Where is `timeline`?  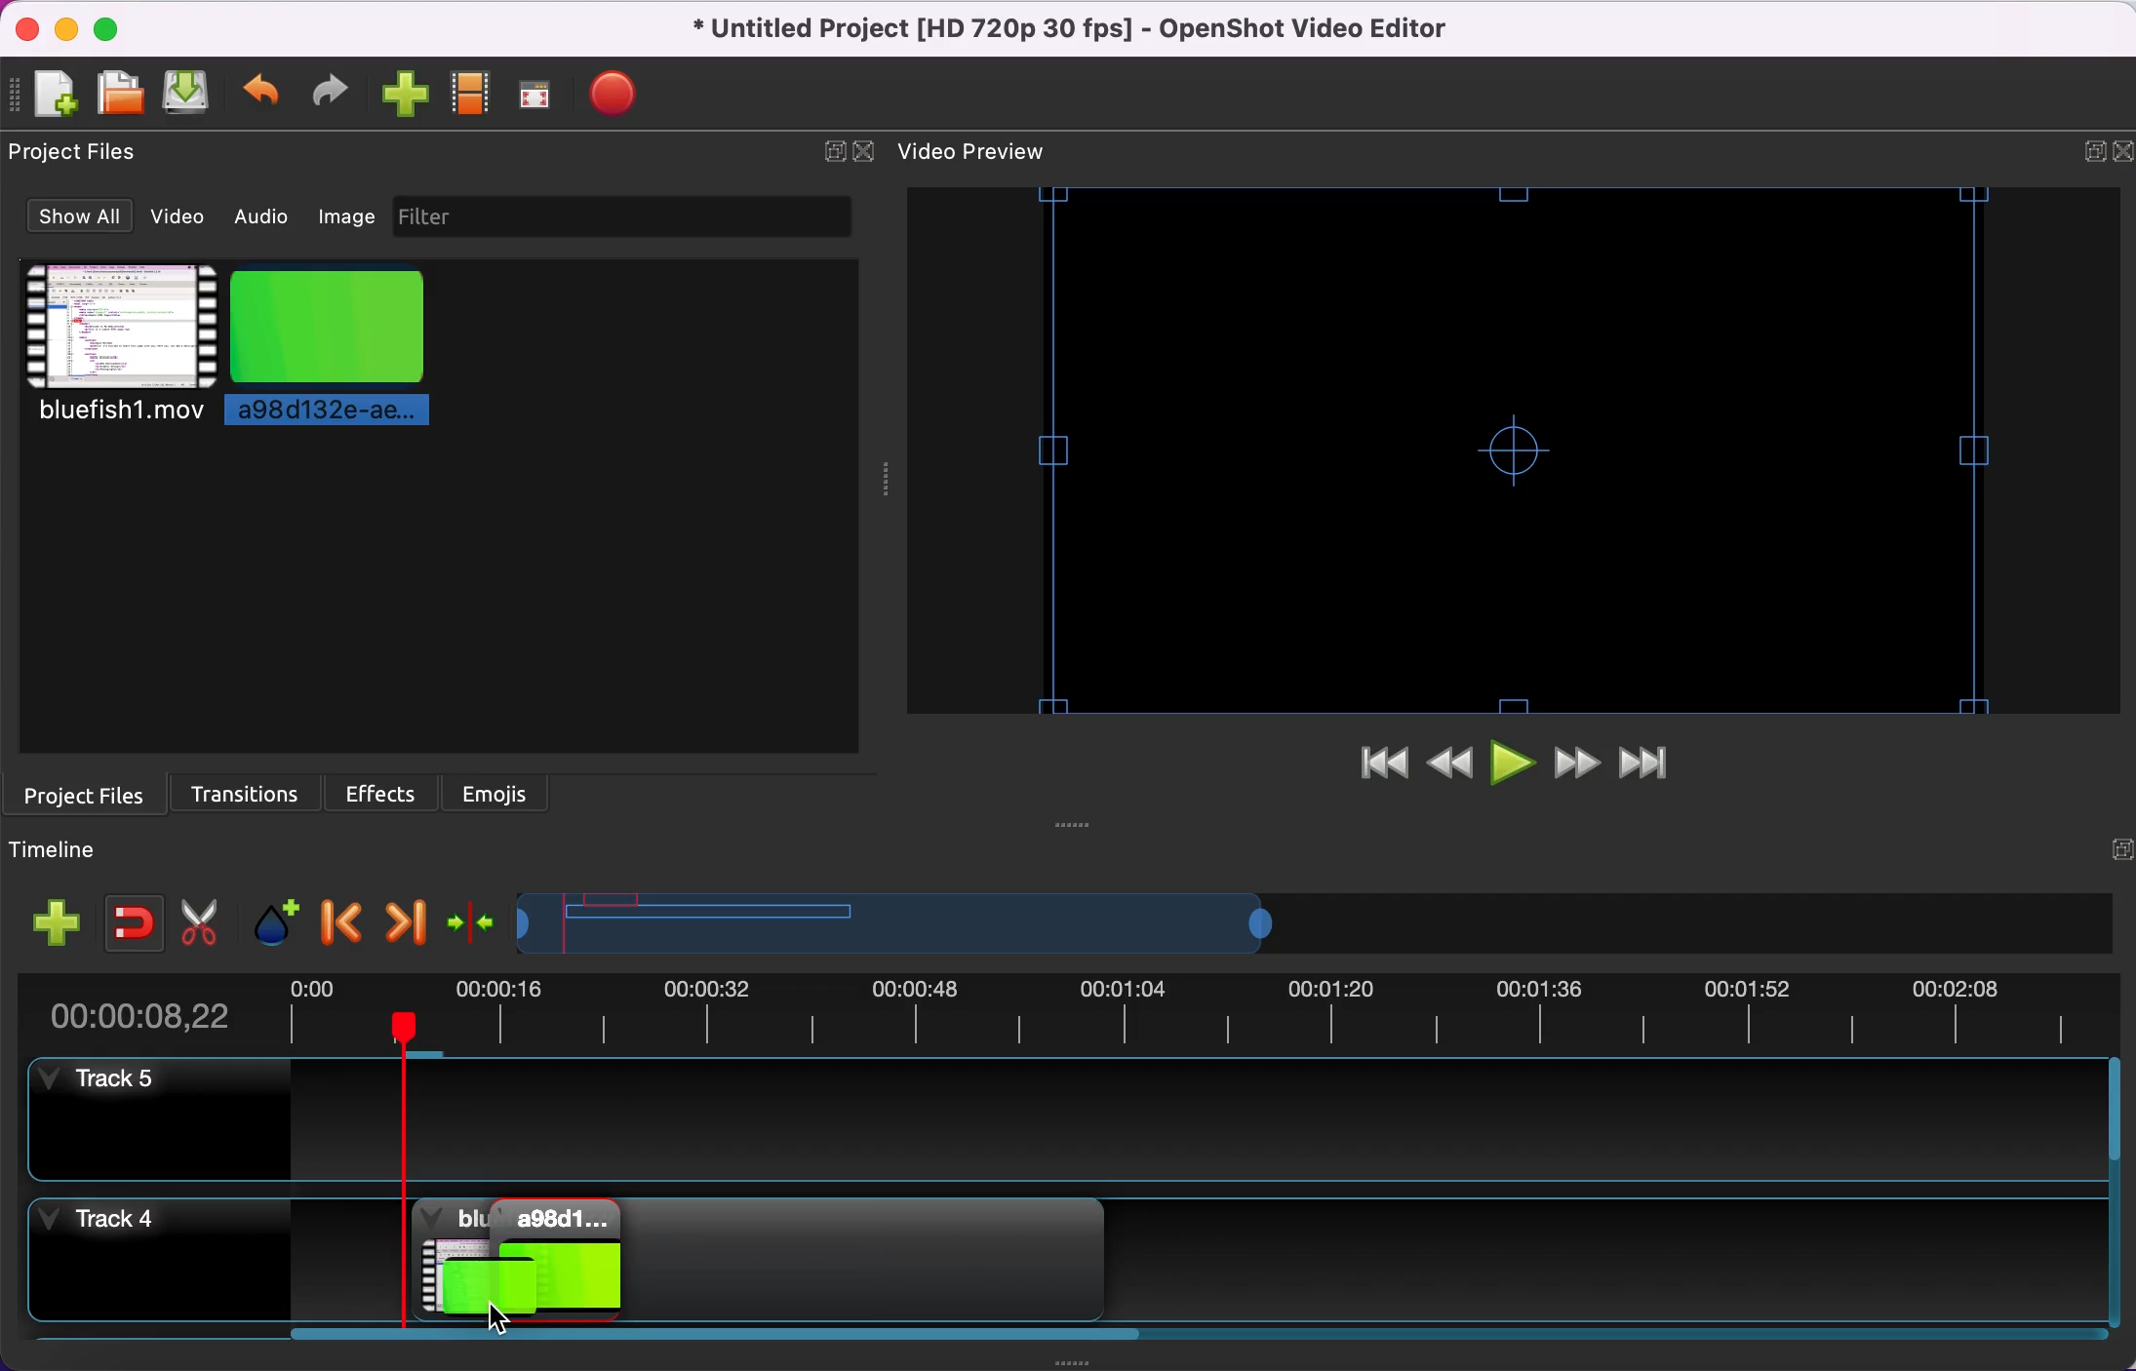 timeline is located at coordinates (1123, 921).